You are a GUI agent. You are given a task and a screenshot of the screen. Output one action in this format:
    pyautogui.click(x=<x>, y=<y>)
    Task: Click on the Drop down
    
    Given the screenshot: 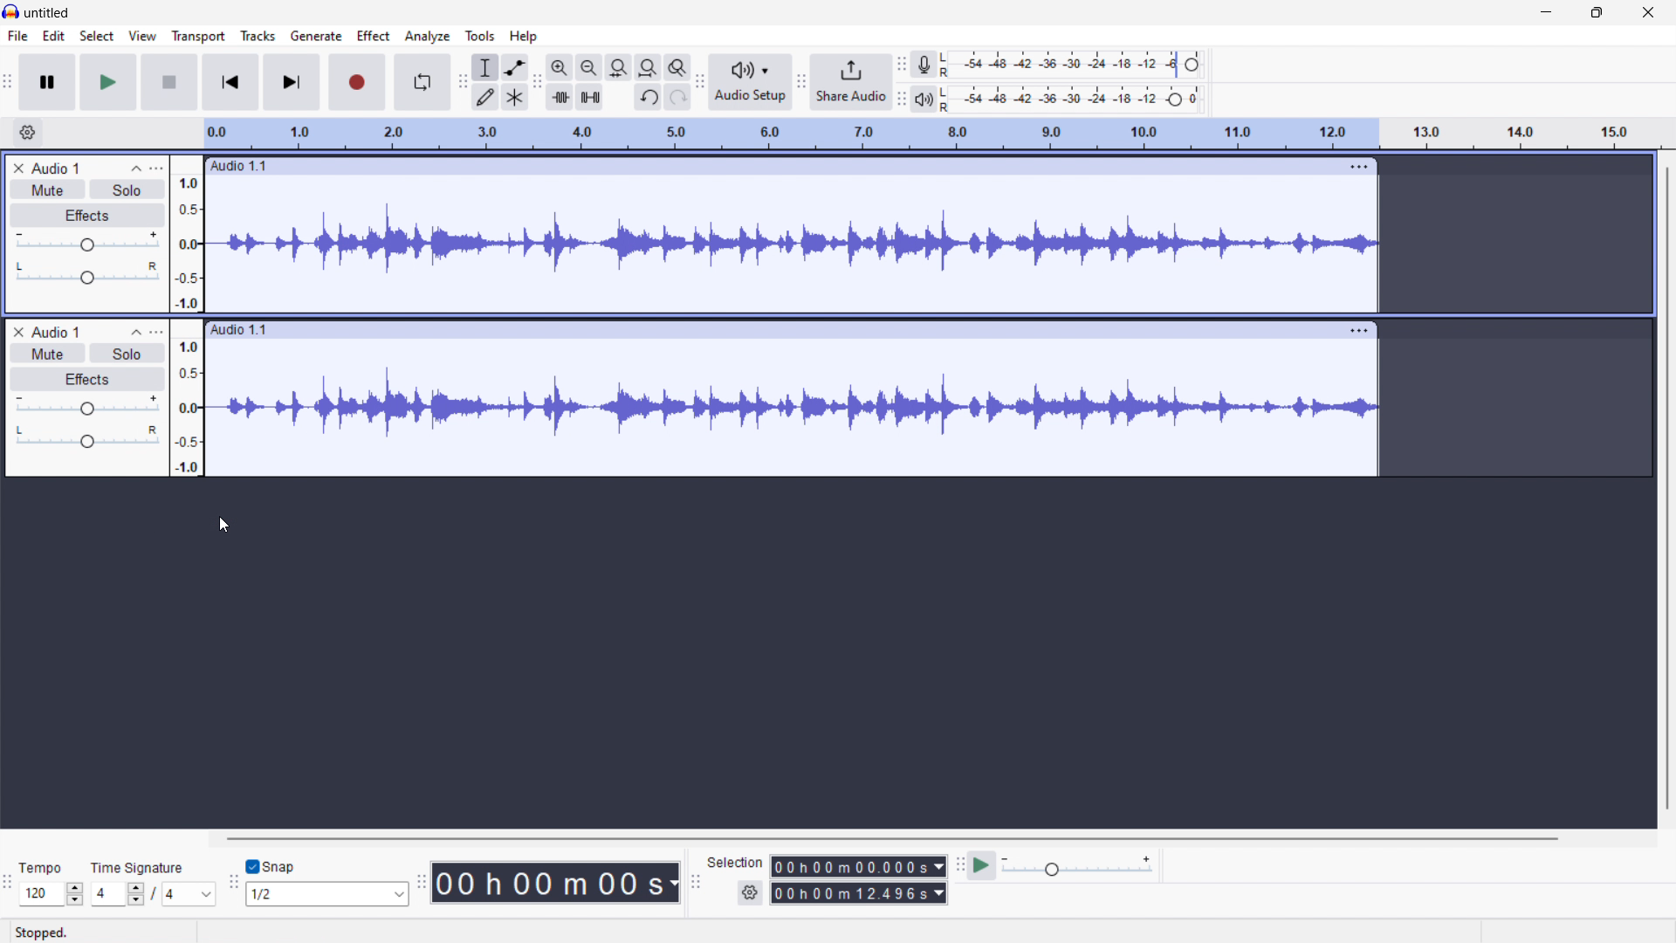 What is the action you would take?
    pyautogui.click(x=206, y=895)
    